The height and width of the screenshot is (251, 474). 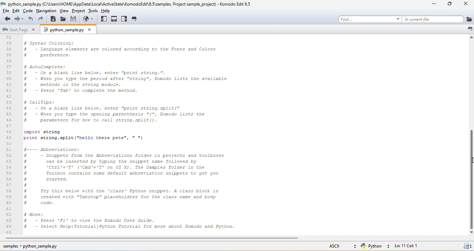 What do you see at coordinates (28, 11) in the screenshot?
I see `code` at bounding box center [28, 11].